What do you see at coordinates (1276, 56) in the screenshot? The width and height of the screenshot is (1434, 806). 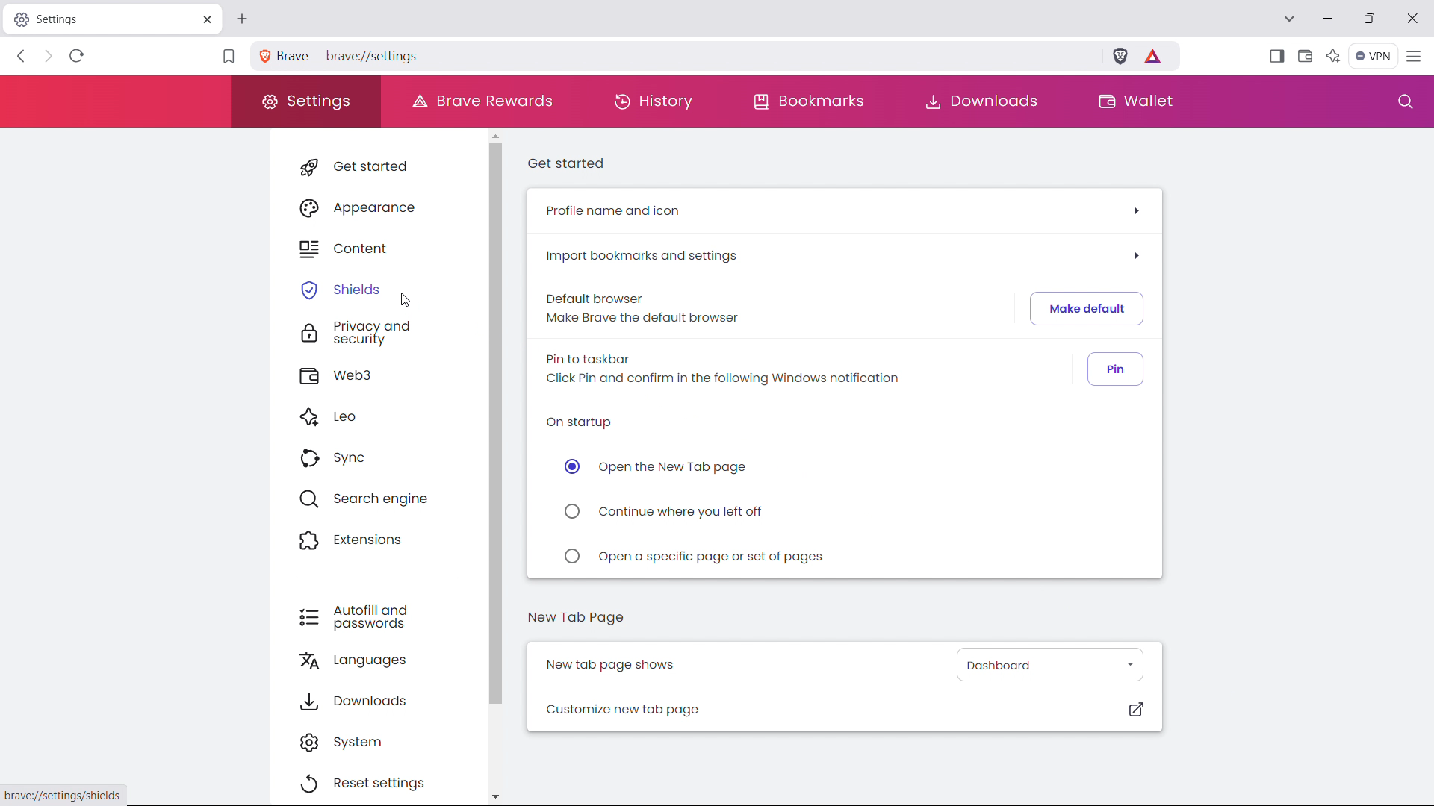 I see `open sidebar` at bounding box center [1276, 56].